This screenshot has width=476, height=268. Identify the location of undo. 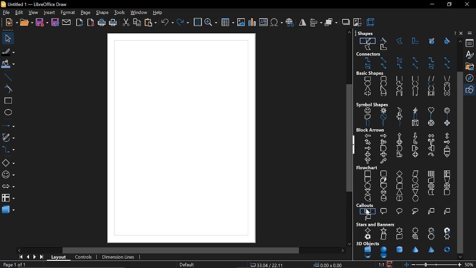
(167, 23).